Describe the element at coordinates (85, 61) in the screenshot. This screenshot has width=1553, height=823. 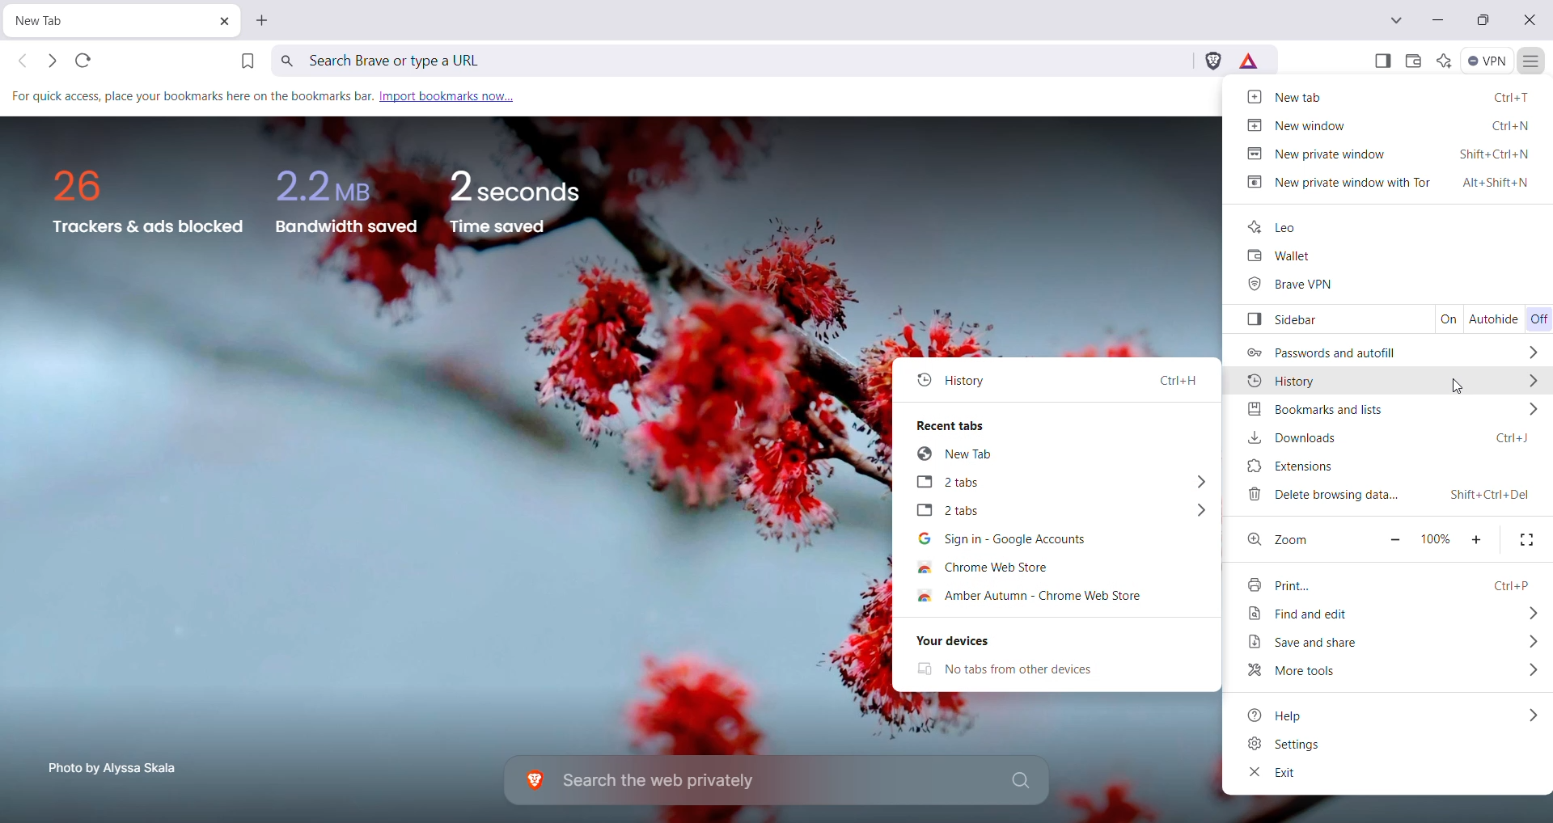
I see `Reload this page` at that location.